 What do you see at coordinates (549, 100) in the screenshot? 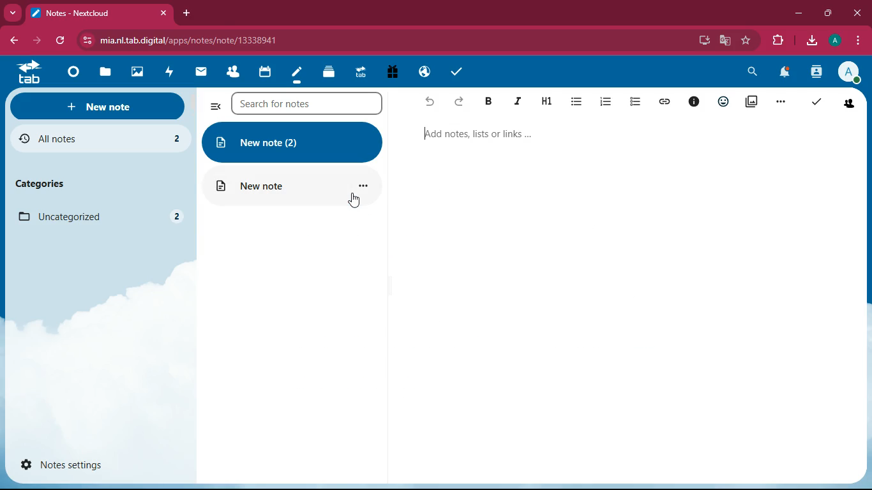
I see `h1` at bounding box center [549, 100].